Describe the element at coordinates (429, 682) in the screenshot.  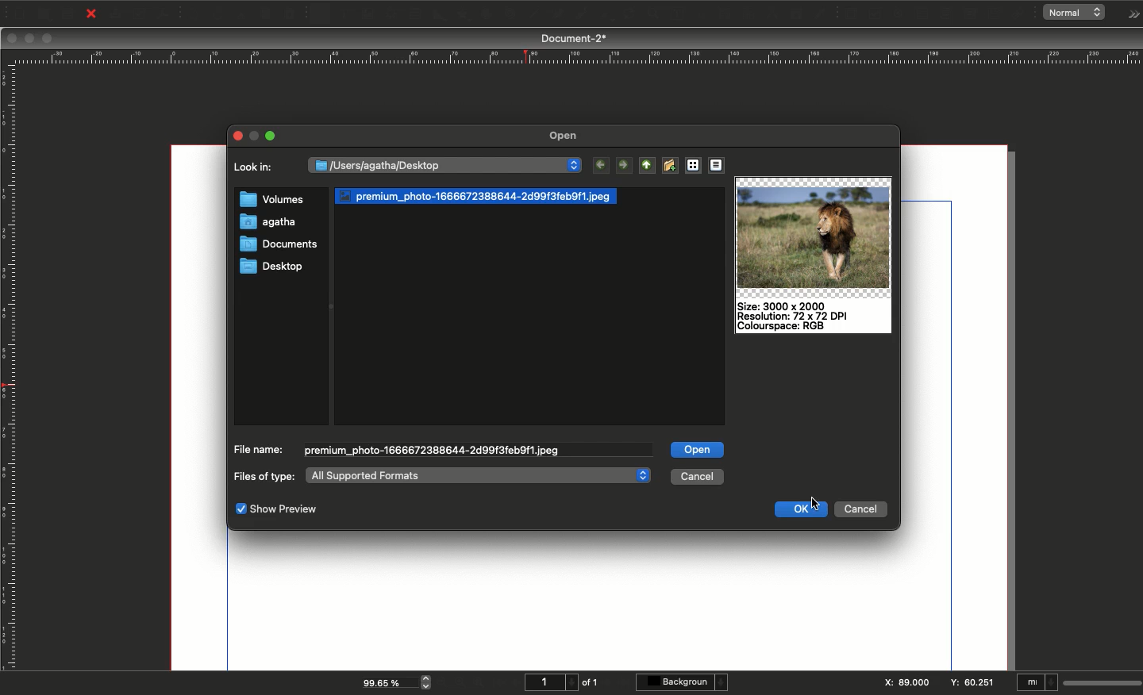
I see `zoom in and out` at that location.